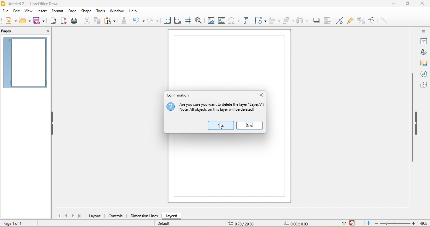  I want to click on page 1 canvas, so click(229, 168).